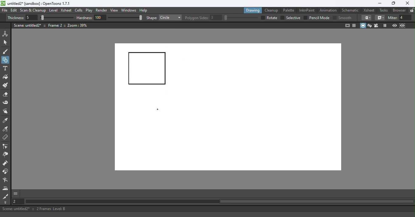  I want to click on Polygon slides, so click(197, 18).